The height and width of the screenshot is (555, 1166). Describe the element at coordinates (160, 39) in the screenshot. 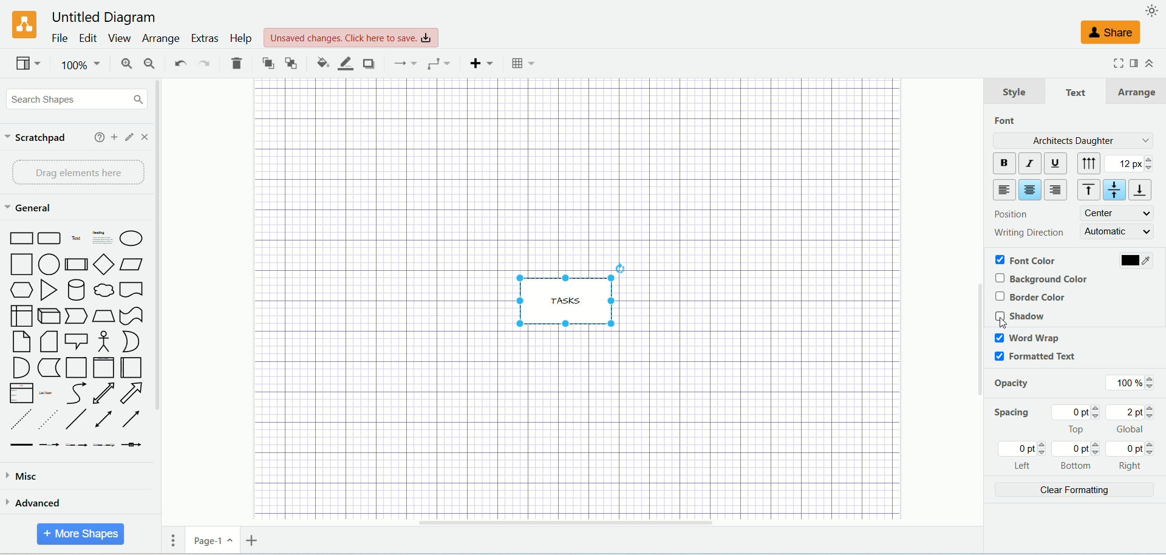

I see `arrange` at that location.